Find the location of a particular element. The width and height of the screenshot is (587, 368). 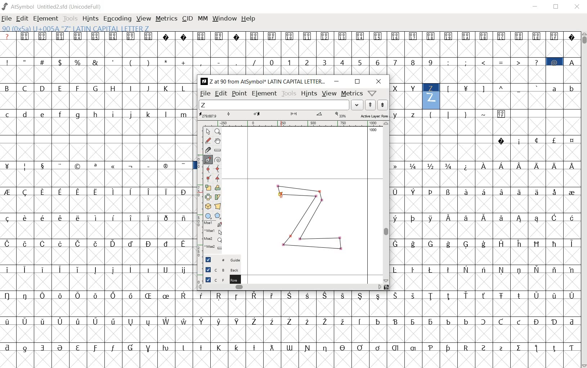

add a curve point is located at coordinates (207, 169).